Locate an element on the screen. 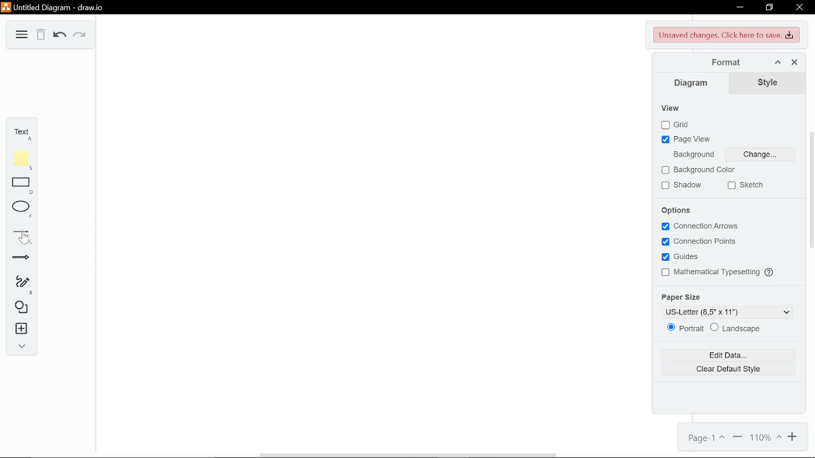 The height and width of the screenshot is (458, 815). Portrait is located at coordinates (686, 328).